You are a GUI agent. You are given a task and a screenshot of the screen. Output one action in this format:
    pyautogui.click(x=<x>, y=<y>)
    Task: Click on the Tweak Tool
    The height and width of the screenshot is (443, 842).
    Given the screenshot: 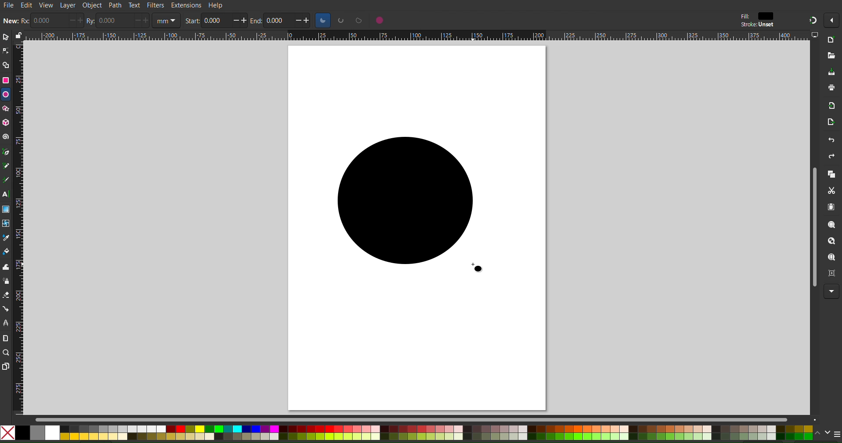 What is the action you would take?
    pyautogui.click(x=6, y=268)
    